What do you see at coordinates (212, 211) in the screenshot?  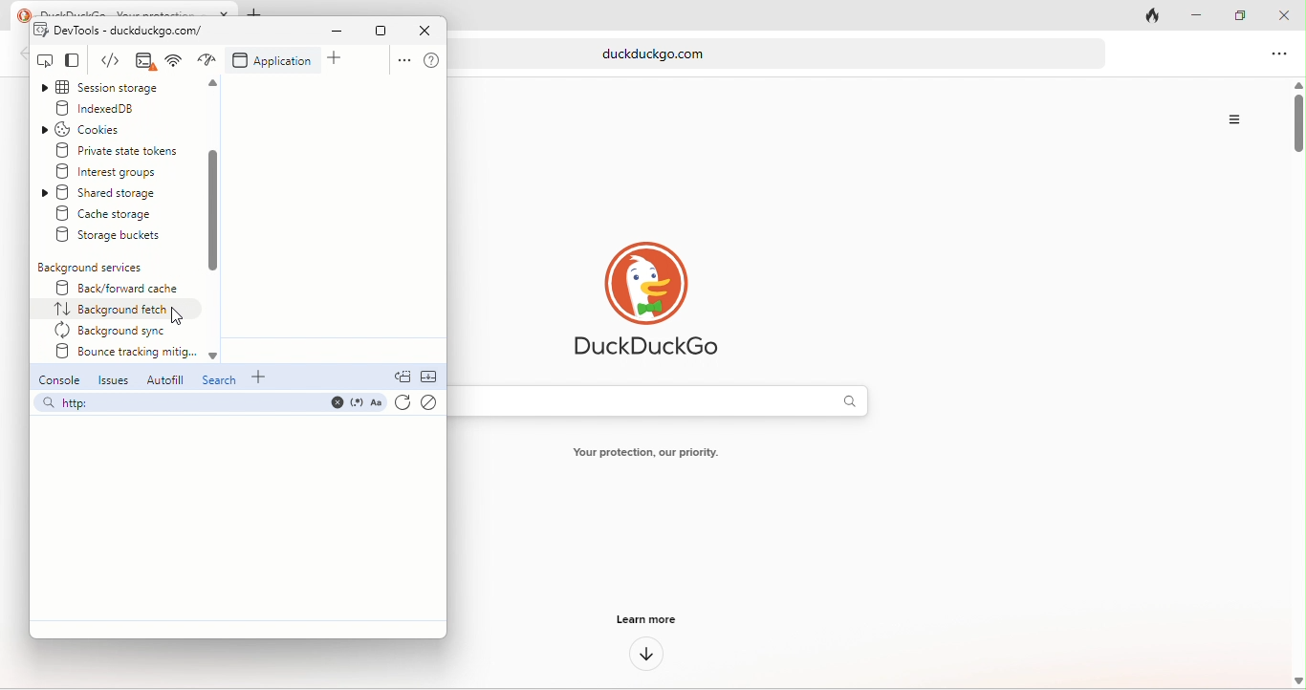 I see `scroll down` at bounding box center [212, 211].